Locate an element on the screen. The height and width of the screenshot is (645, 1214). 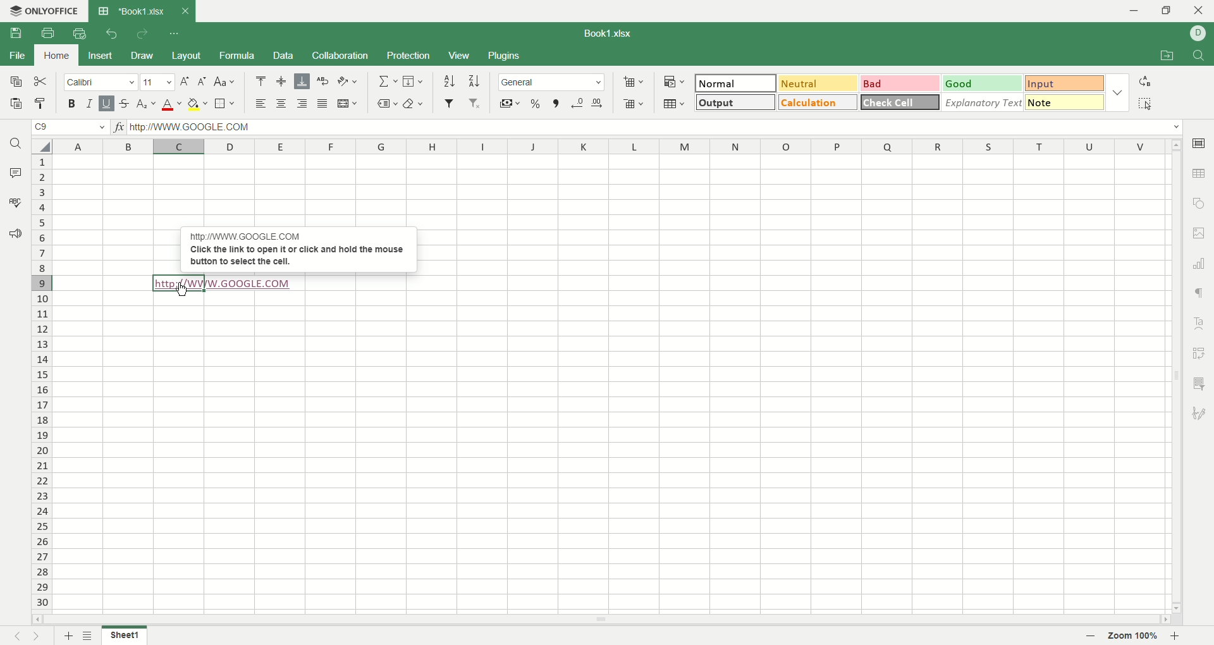
decrease decimal is located at coordinates (577, 103).